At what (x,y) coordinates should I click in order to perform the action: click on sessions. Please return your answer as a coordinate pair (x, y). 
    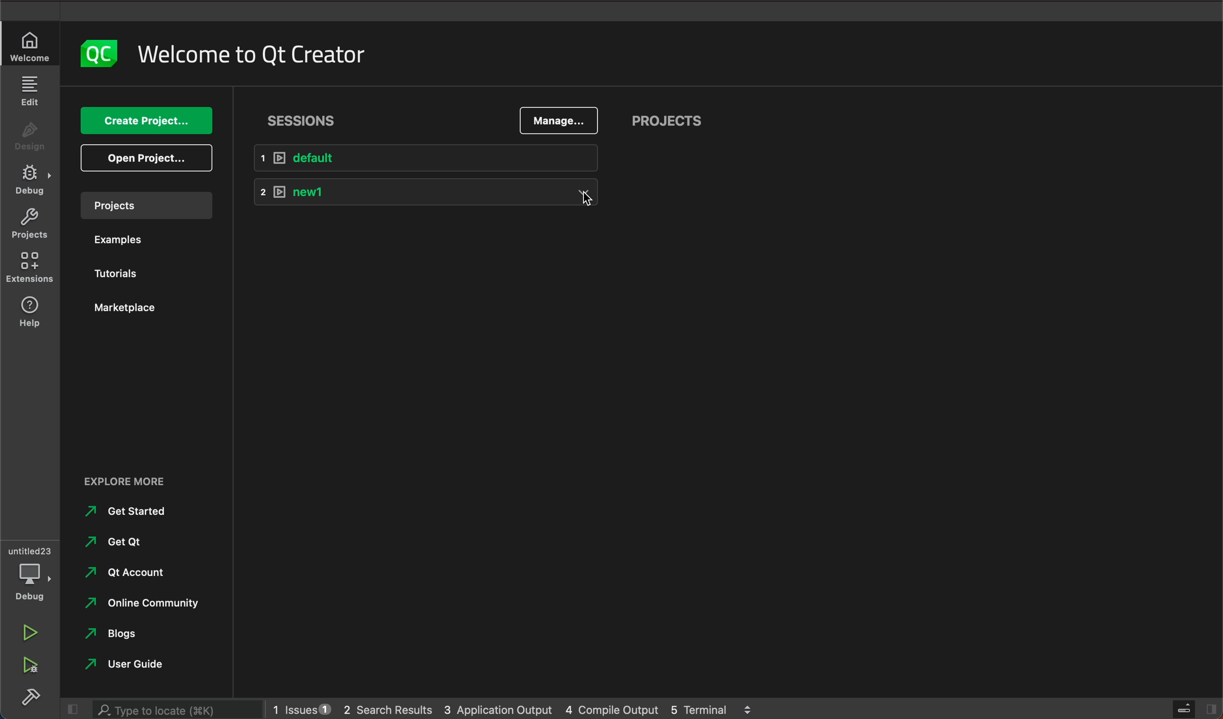
    Looking at the image, I should click on (306, 117).